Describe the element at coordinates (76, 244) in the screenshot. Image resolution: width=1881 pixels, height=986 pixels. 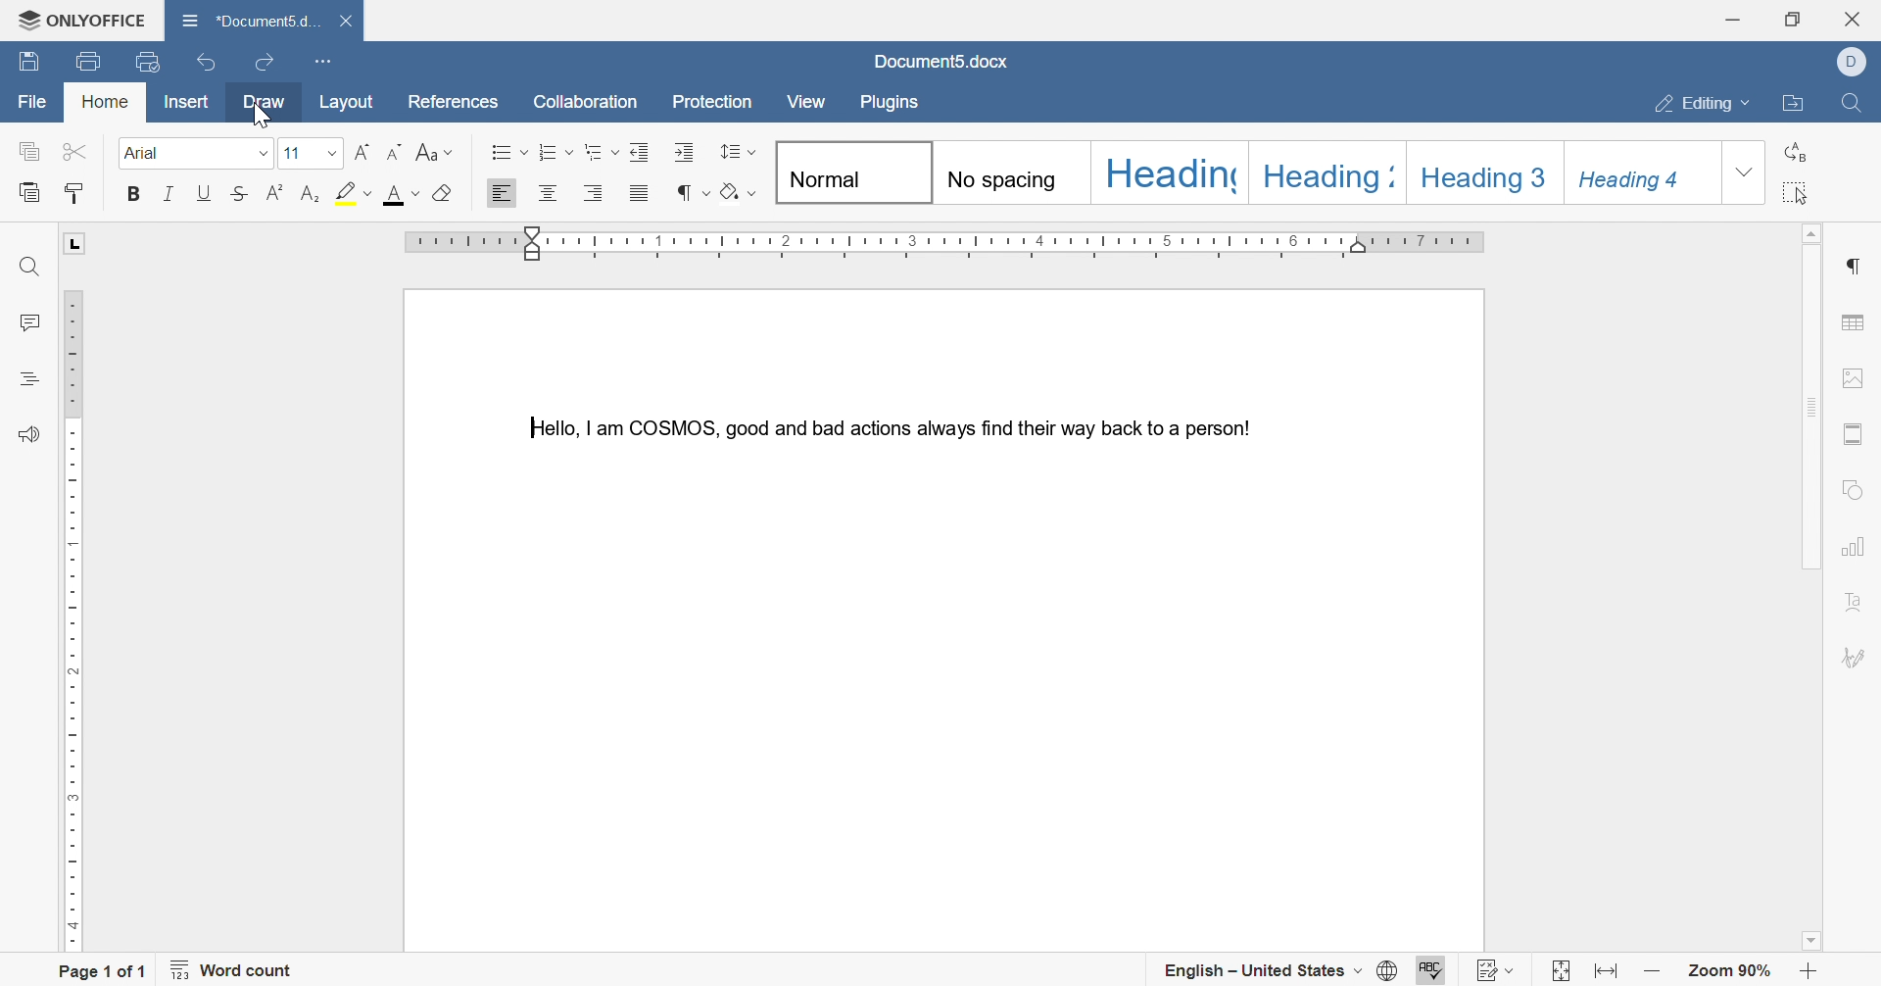
I see `L` at that location.